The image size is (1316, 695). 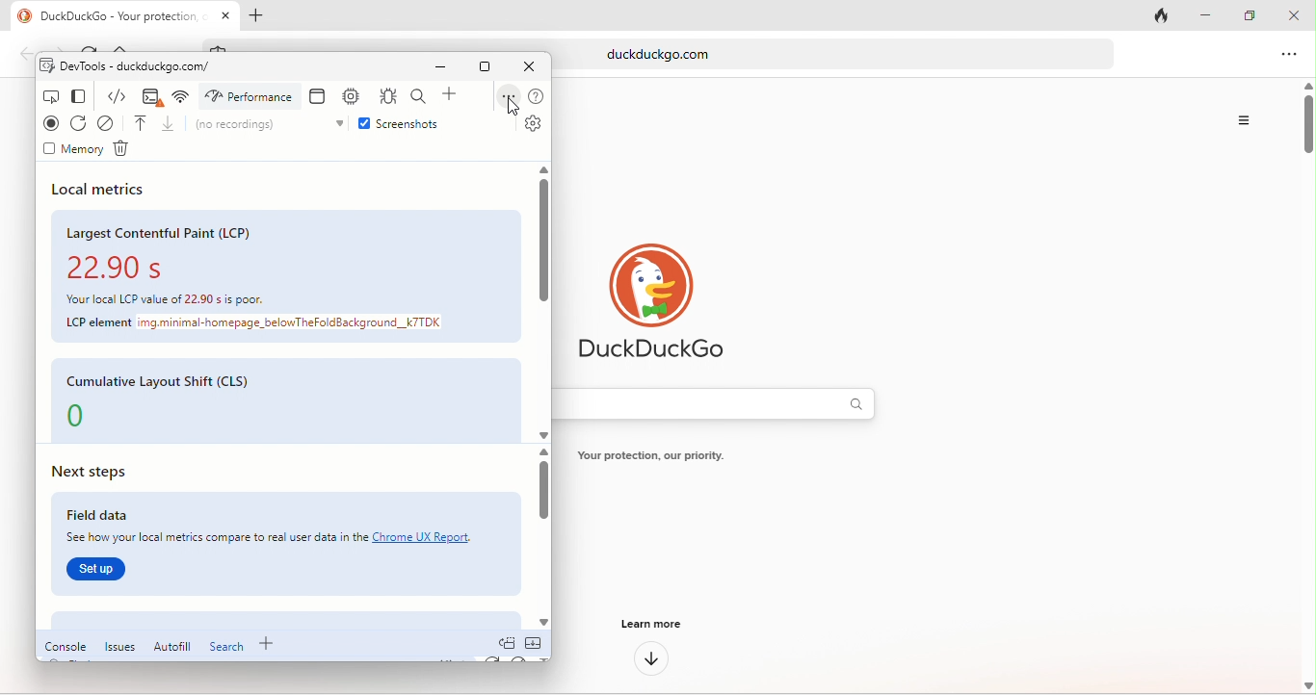 What do you see at coordinates (542, 492) in the screenshot?
I see `vertical scroll bar` at bounding box center [542, 492].